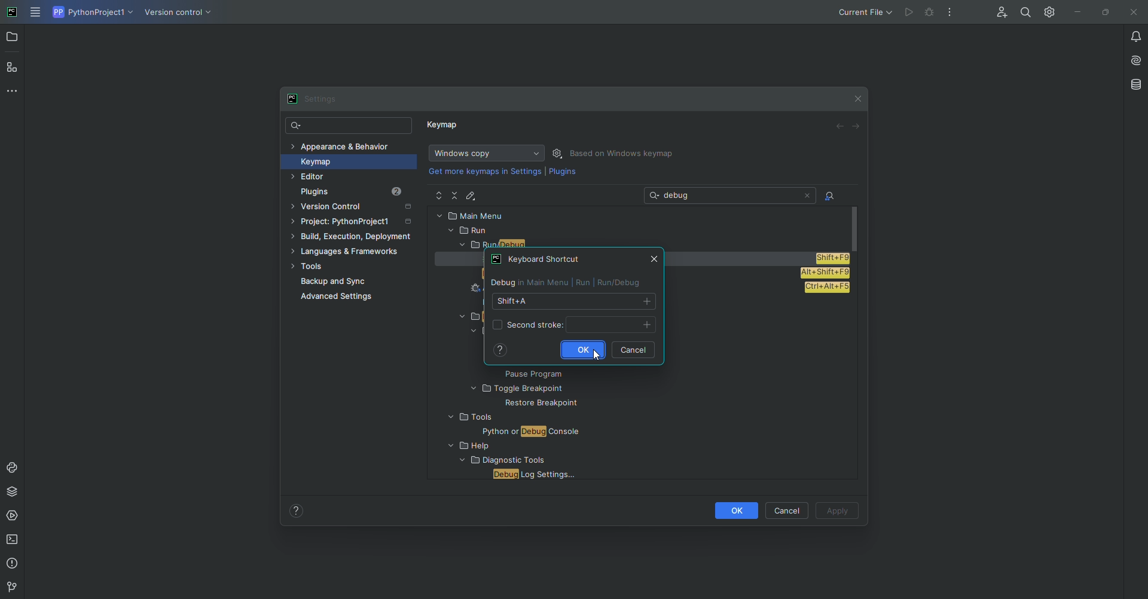 The height and width of the screenshot is (599, 1148). Describe the element at coordinates (1132, 59) in the screenshot. I see `AI` at that location.